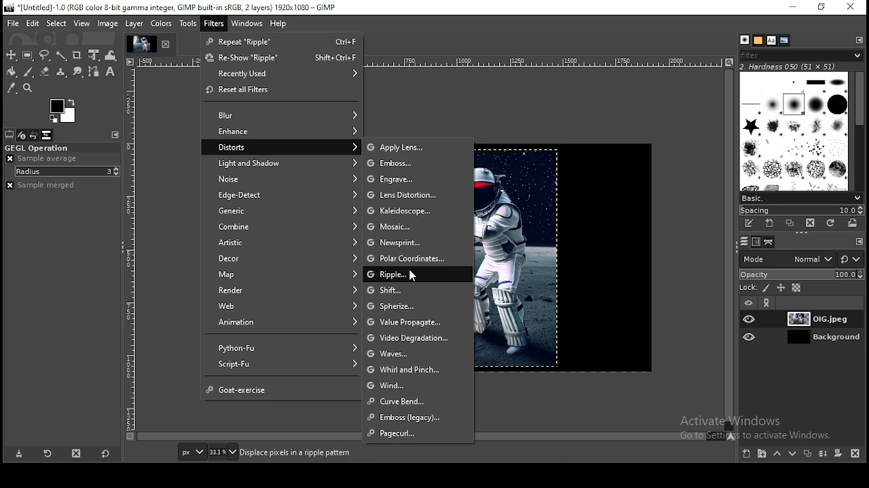 The image size is (869, 488). I want to click on hardness, so click(798, 66).